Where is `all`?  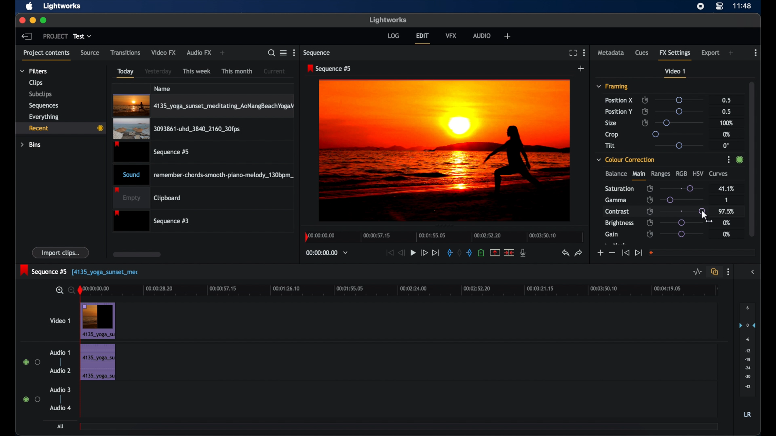 all is located at coordinates (61, 426).